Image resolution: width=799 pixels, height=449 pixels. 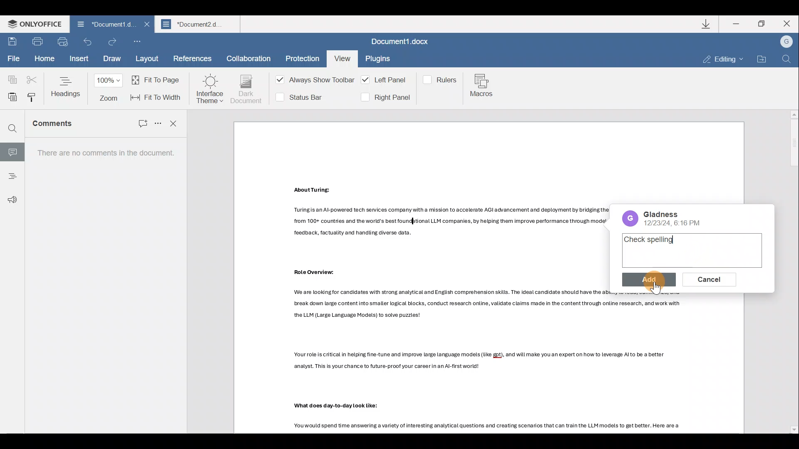 What do you see at coordinates (32, 76) in the screenshot?
I see `Cut` at bounding box center [32, 76].